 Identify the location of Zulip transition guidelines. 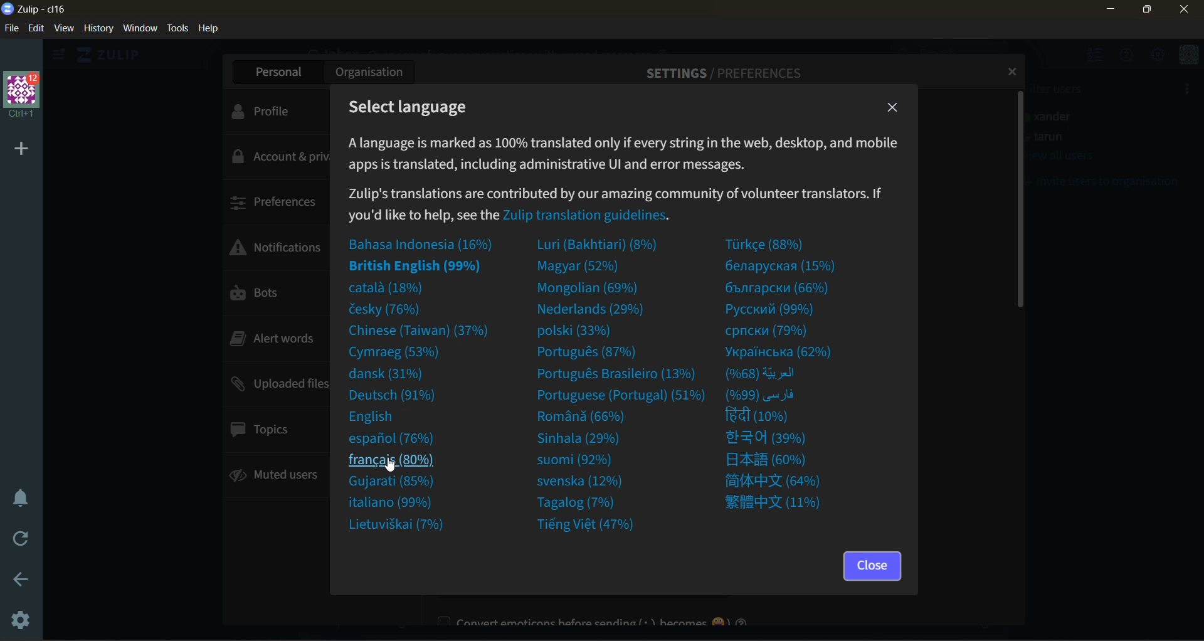
(623, 204).